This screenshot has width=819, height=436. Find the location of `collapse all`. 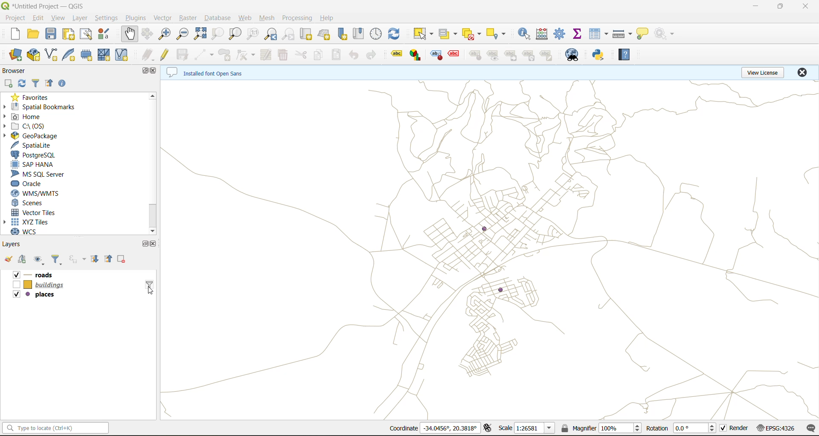

collapse all is located at coordinates (50, 84).